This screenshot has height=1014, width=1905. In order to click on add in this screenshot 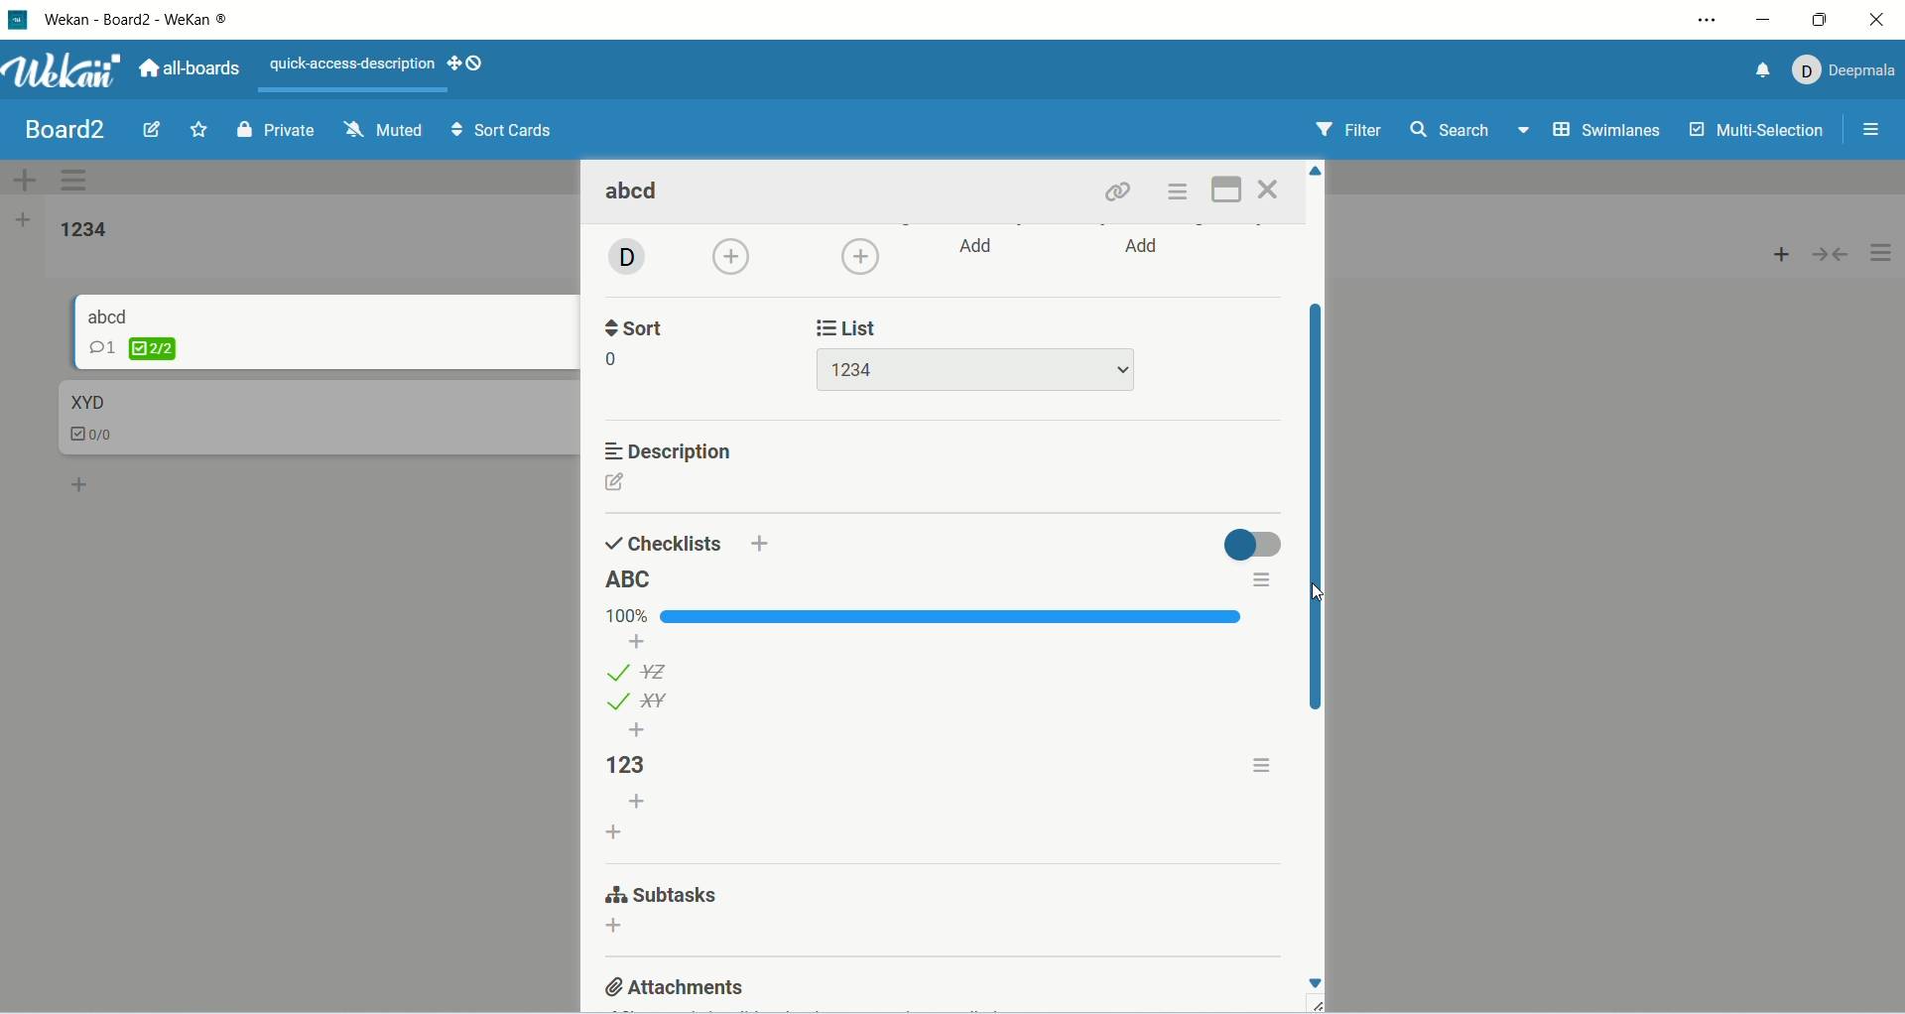, I will do `click(734, 258)`.